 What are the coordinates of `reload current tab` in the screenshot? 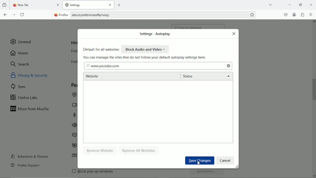 It's located at (23, 15).